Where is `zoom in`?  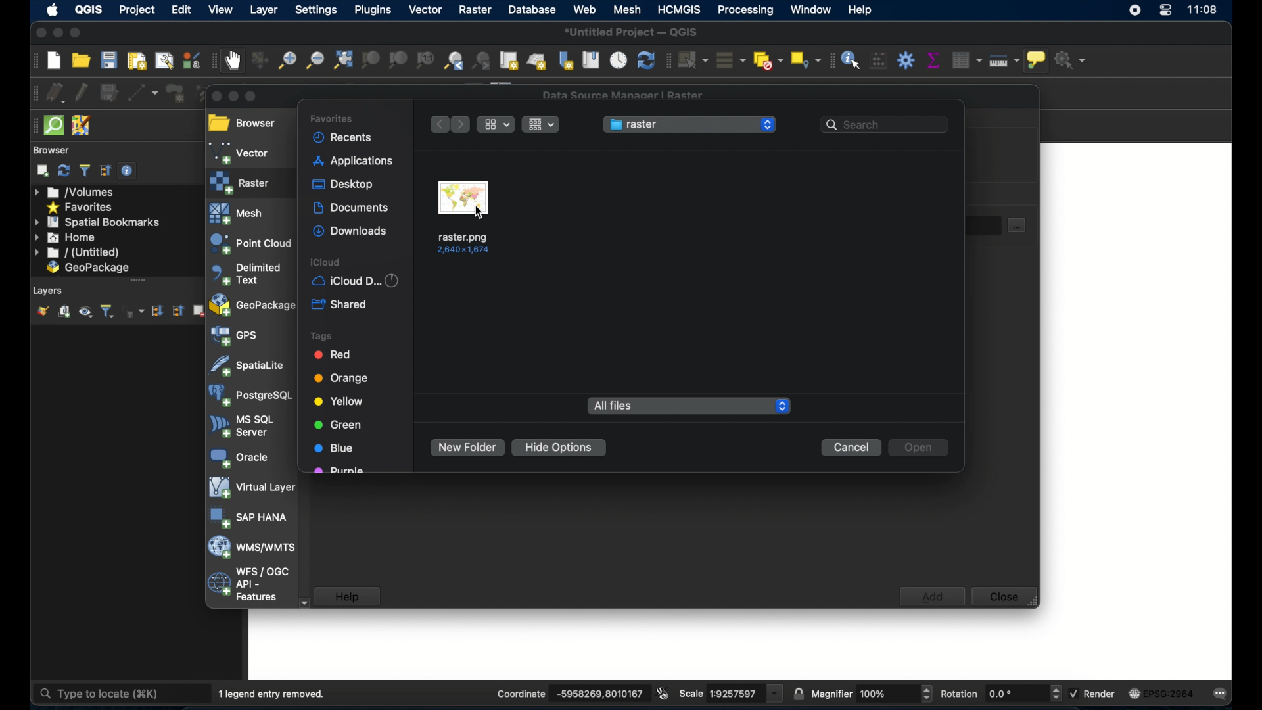
zoom in is located at coordinates (287, 60).